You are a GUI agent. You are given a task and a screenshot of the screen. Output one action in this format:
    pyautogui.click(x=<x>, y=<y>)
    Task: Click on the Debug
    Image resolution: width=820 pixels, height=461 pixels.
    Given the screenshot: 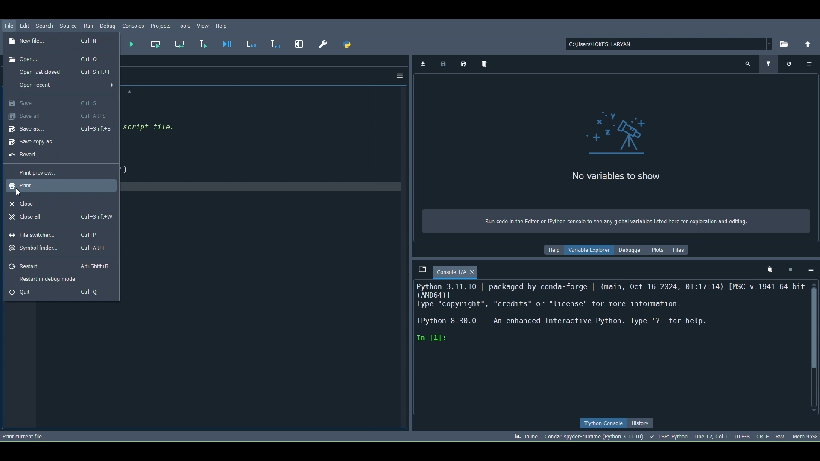 What is the action you would take?
    pyautogui.click(x=107, y=26)
    